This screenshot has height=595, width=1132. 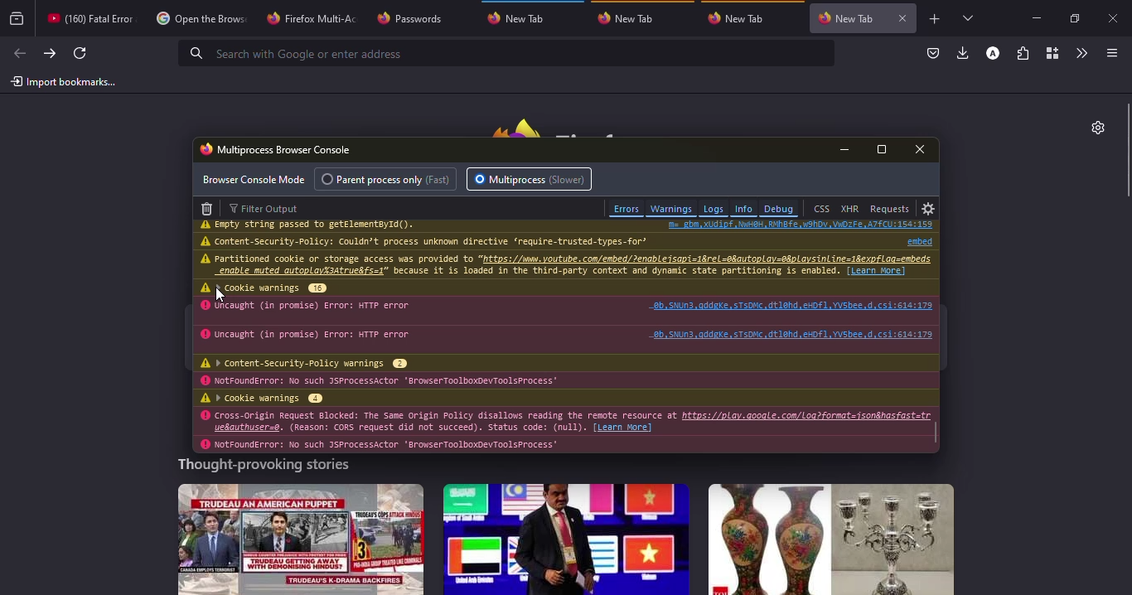 I want to click on warning, so click(x=206, y=259).